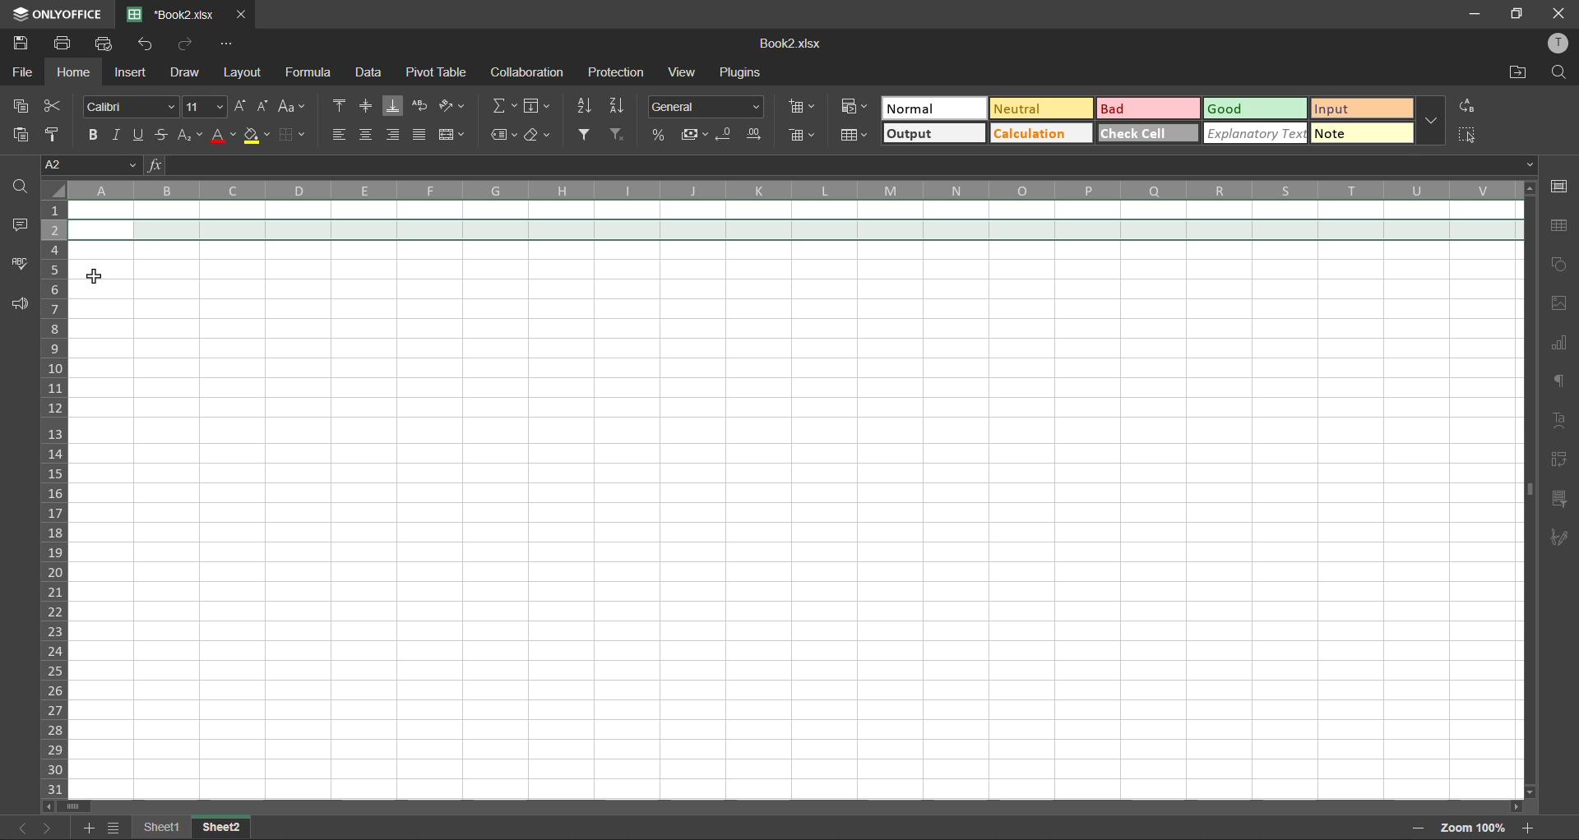 The image size is (1579, 840). I want to click on increment size, so click(241, 107).